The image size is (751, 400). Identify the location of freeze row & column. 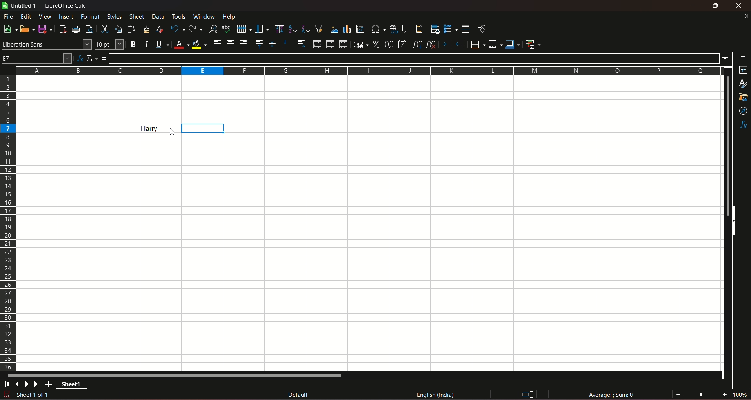
(450, 29).